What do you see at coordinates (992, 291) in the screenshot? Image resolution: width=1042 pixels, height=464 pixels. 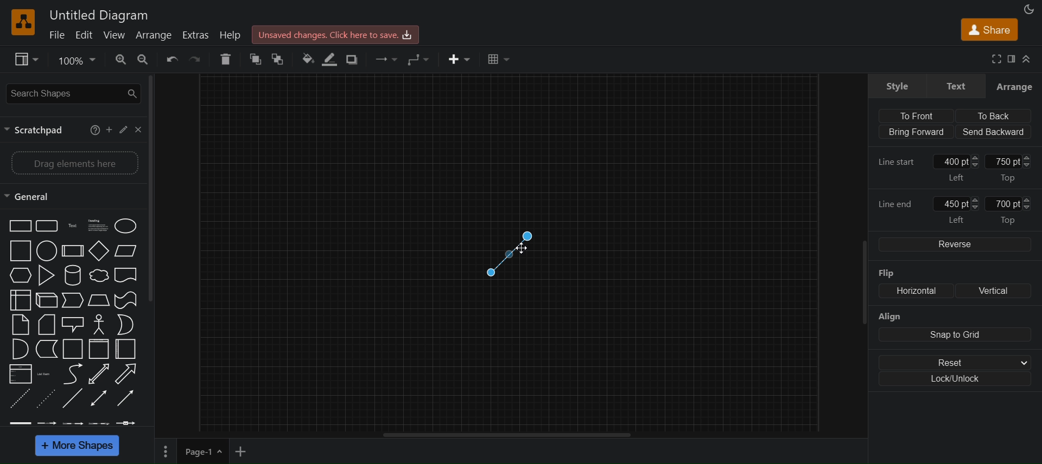 I see `vertical` at bounding box center [992, 291].